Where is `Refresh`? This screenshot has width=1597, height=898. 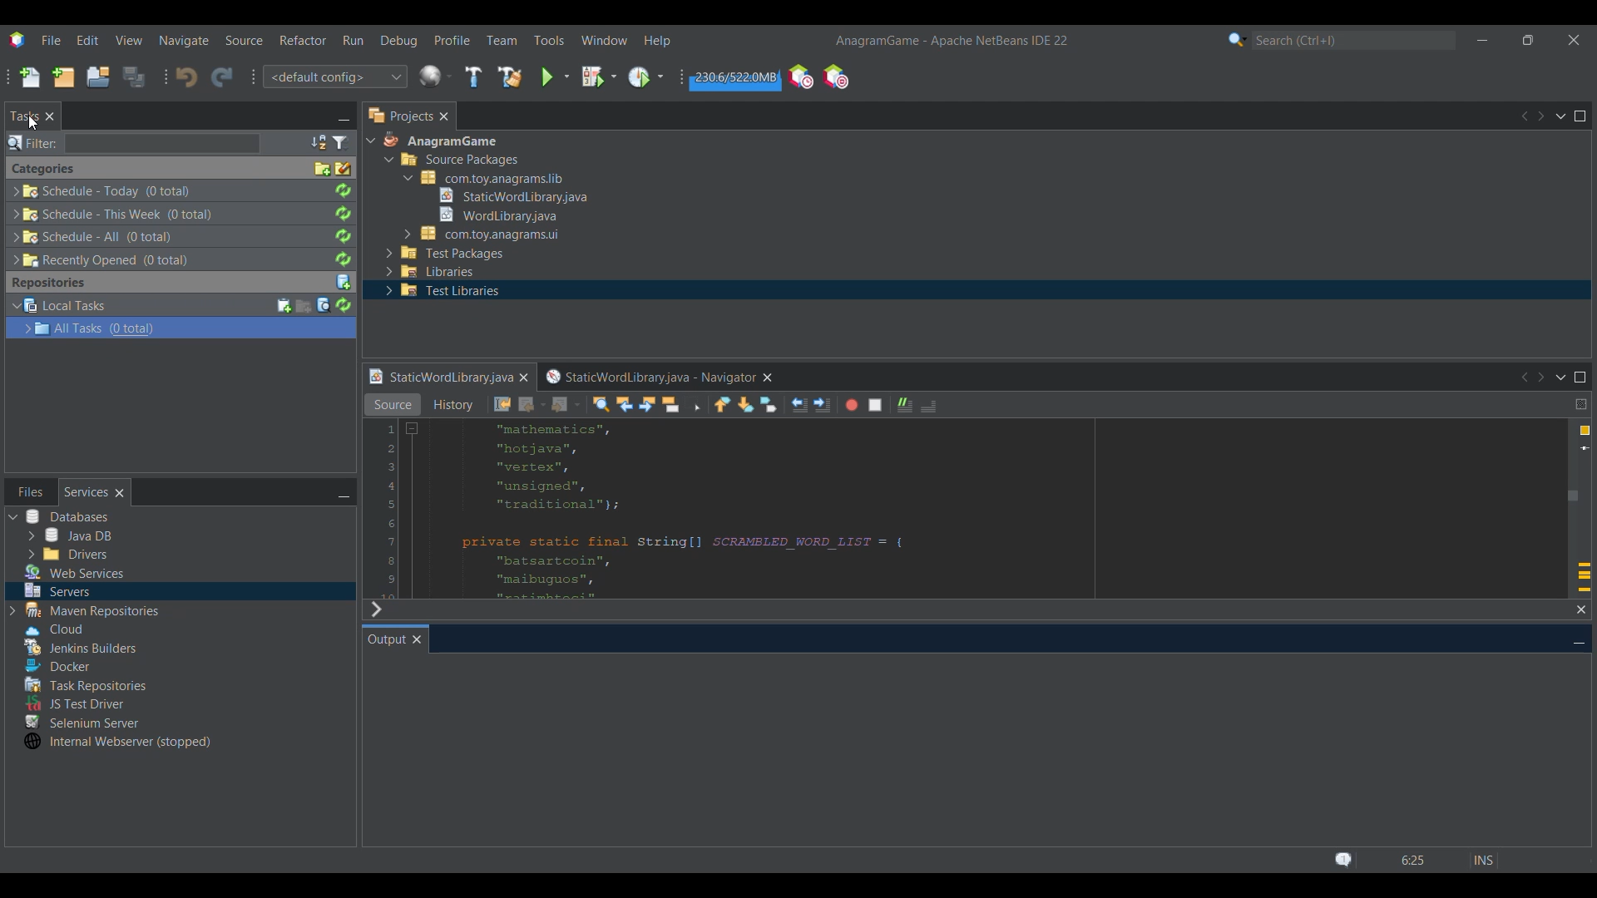 Refresh is located at coordinates (343, 305).